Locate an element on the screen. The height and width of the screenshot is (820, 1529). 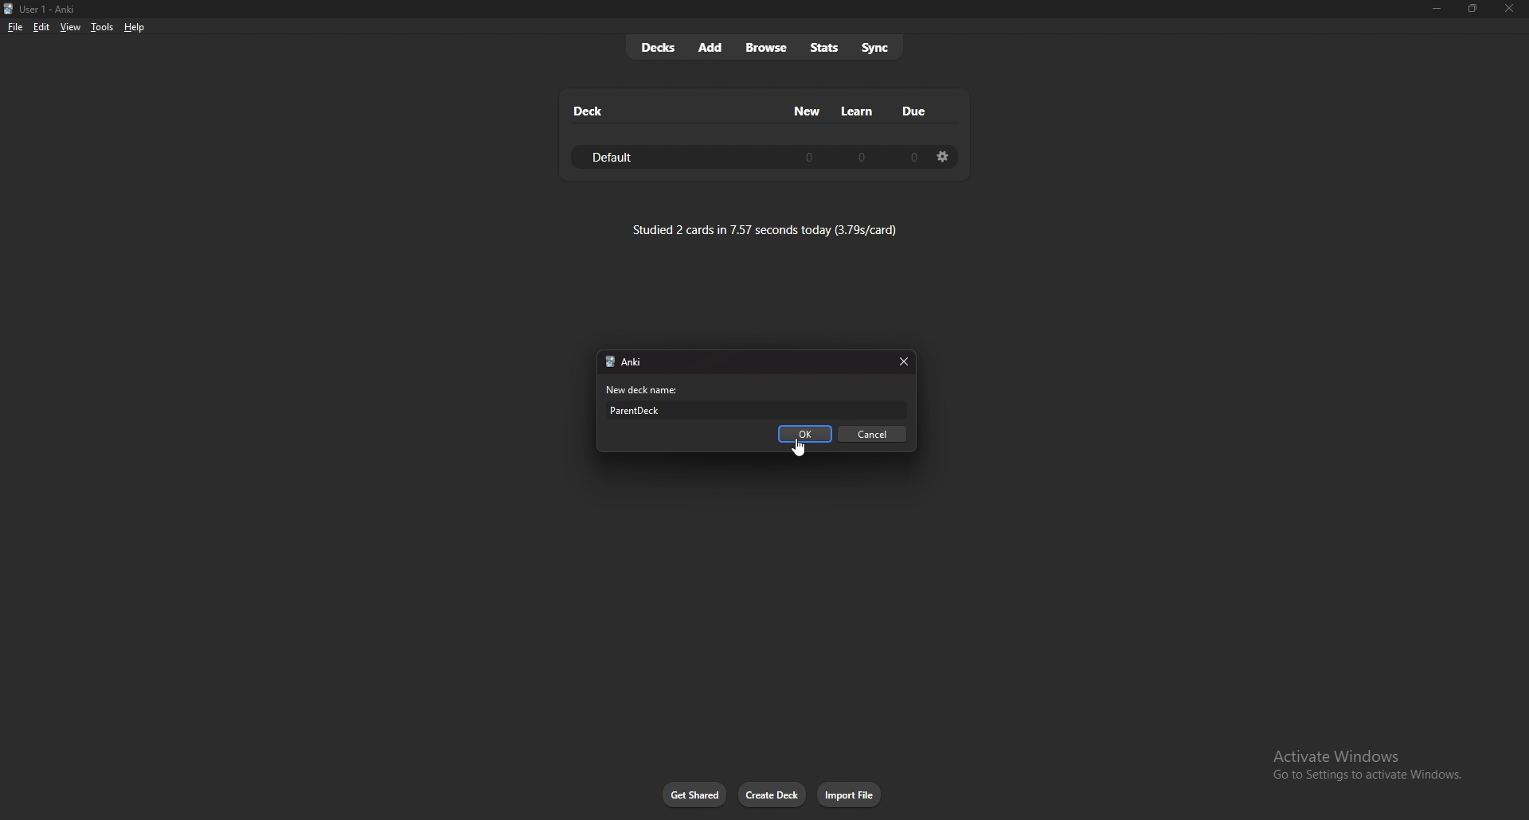
logo is located at coordinates (9, 10).